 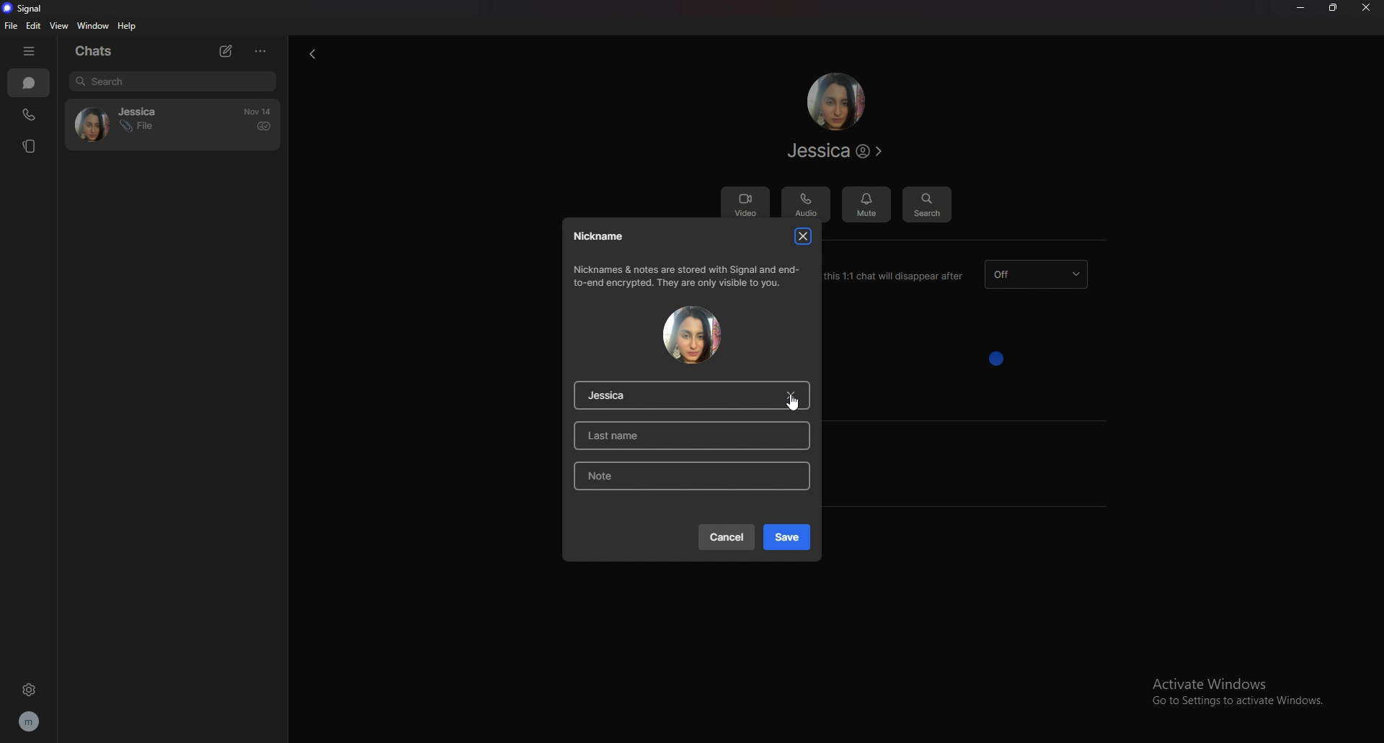 What do you see at coordinates (257, 112) in the screenshot?
I see `time` at bounding box center [257, 112].